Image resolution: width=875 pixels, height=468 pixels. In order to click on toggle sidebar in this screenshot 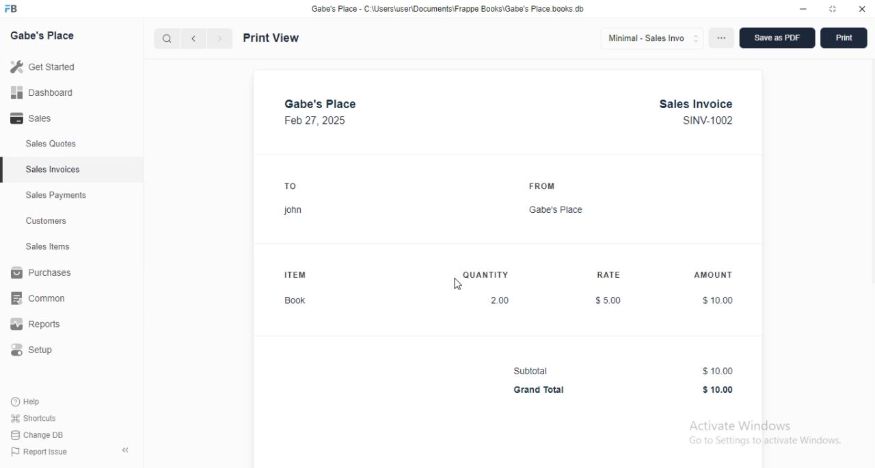, I will do `click(126, 450)`.